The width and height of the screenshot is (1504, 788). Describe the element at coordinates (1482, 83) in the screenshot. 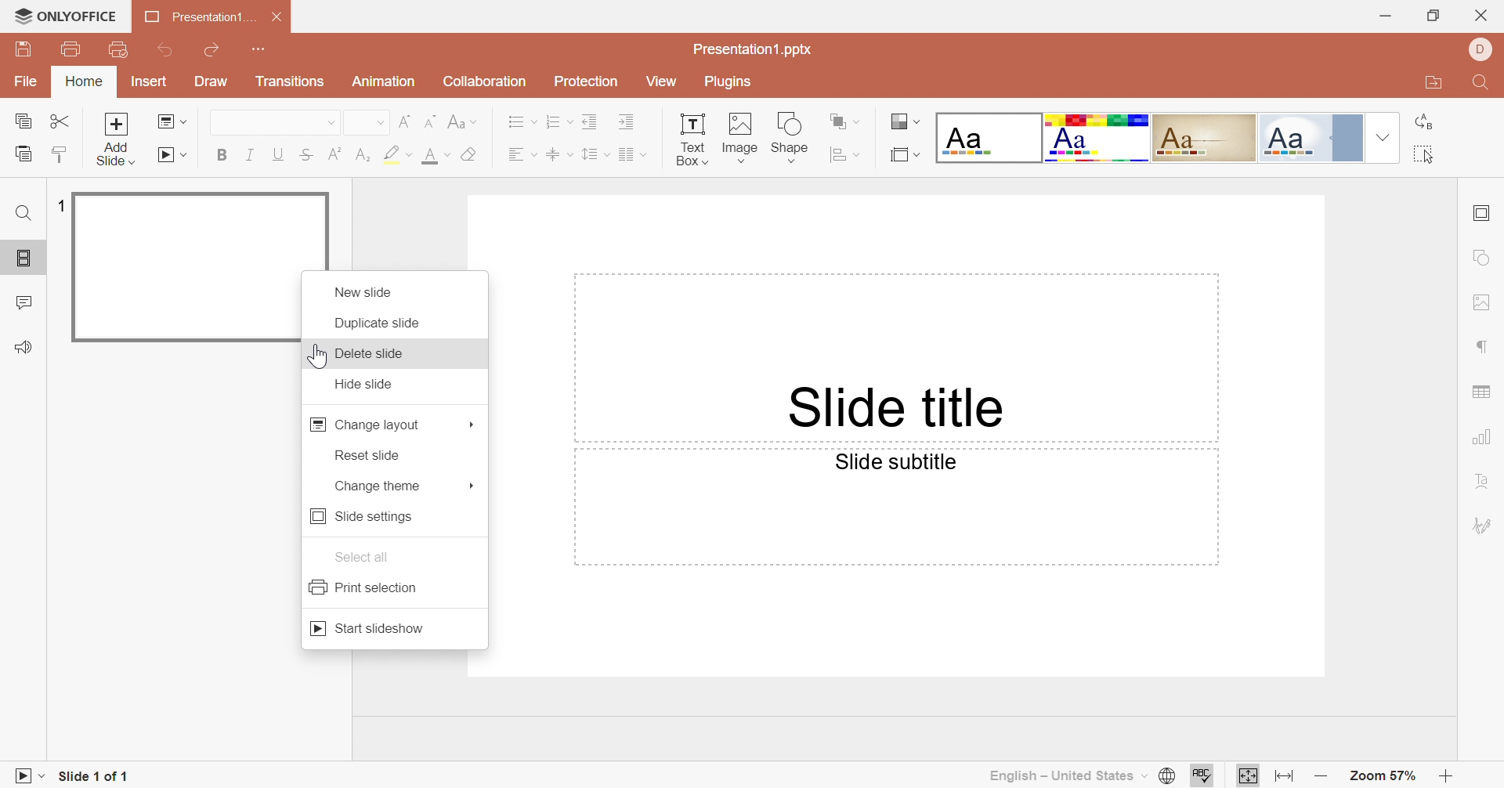

I see `Find` at that location.